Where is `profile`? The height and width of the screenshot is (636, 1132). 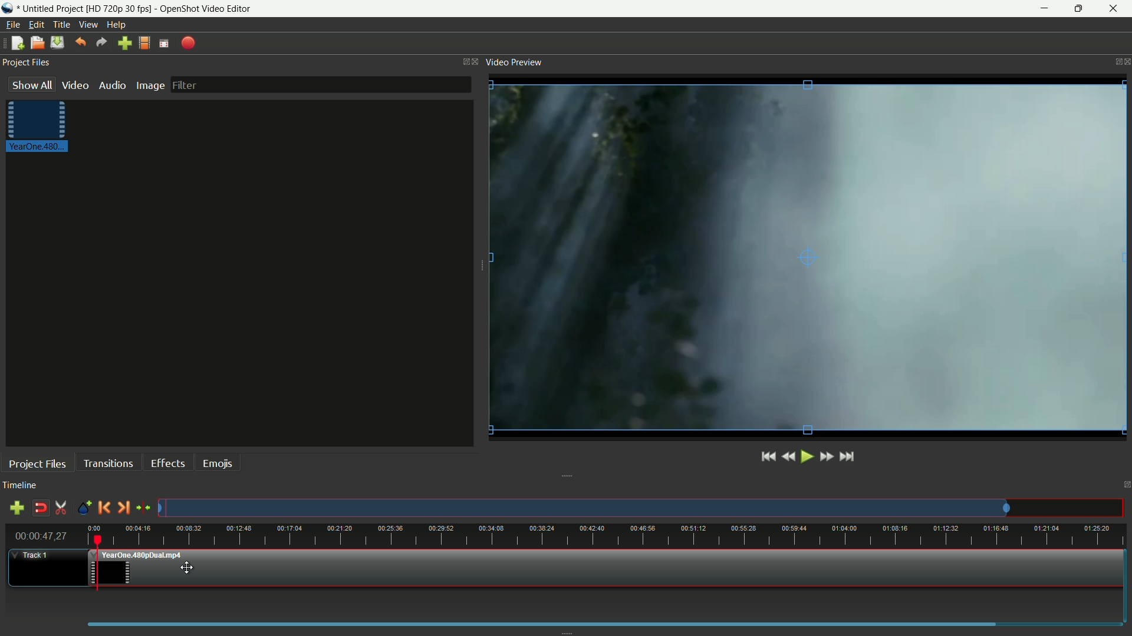 profile is located at coordinates (143, 43).